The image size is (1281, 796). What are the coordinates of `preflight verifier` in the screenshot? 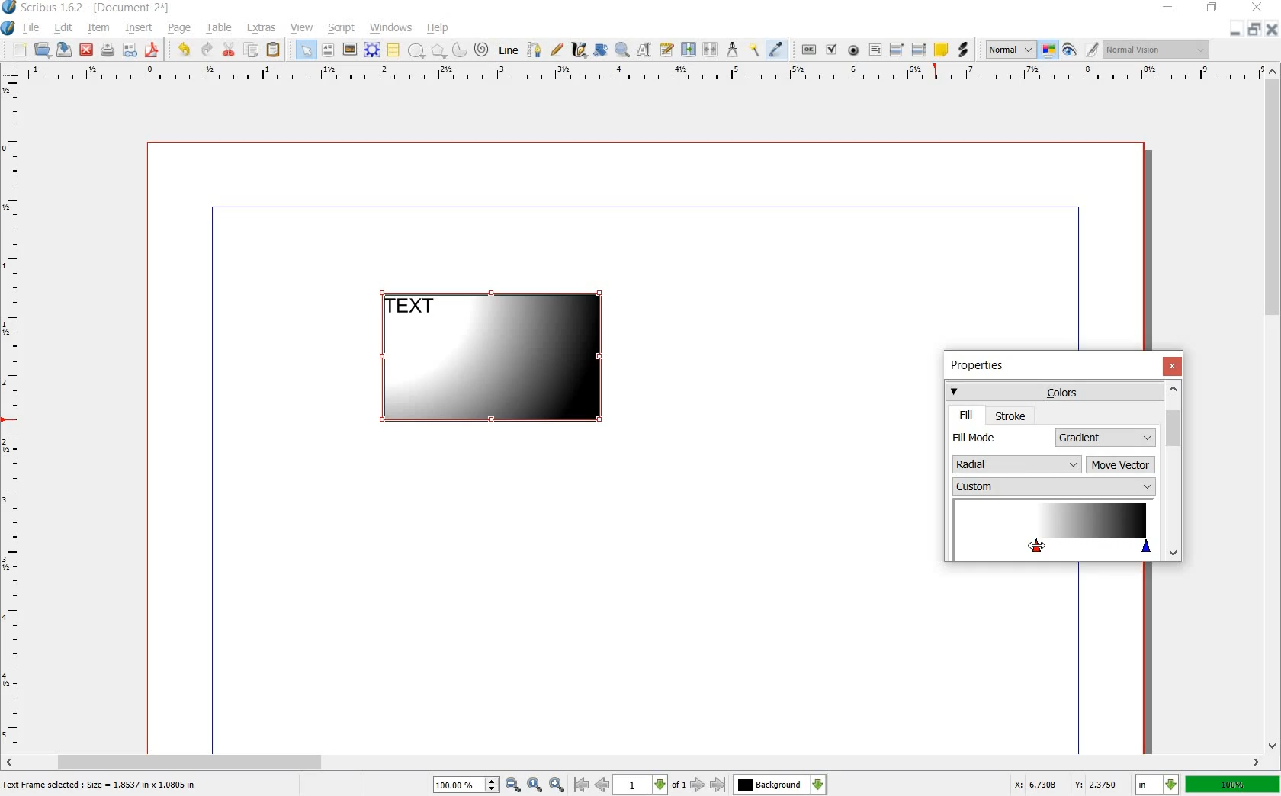 It's located at (129, 50).